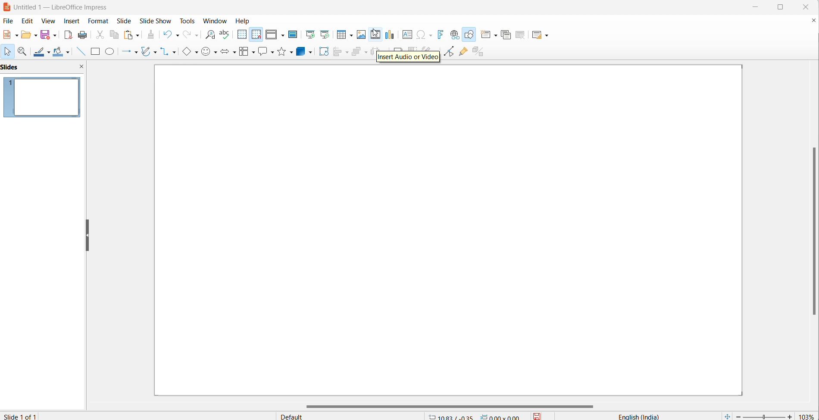 The image size is (819, 420). Describe the element at coordinates (24, 53) in the screenshot. I see `zoom and pan` at that location.